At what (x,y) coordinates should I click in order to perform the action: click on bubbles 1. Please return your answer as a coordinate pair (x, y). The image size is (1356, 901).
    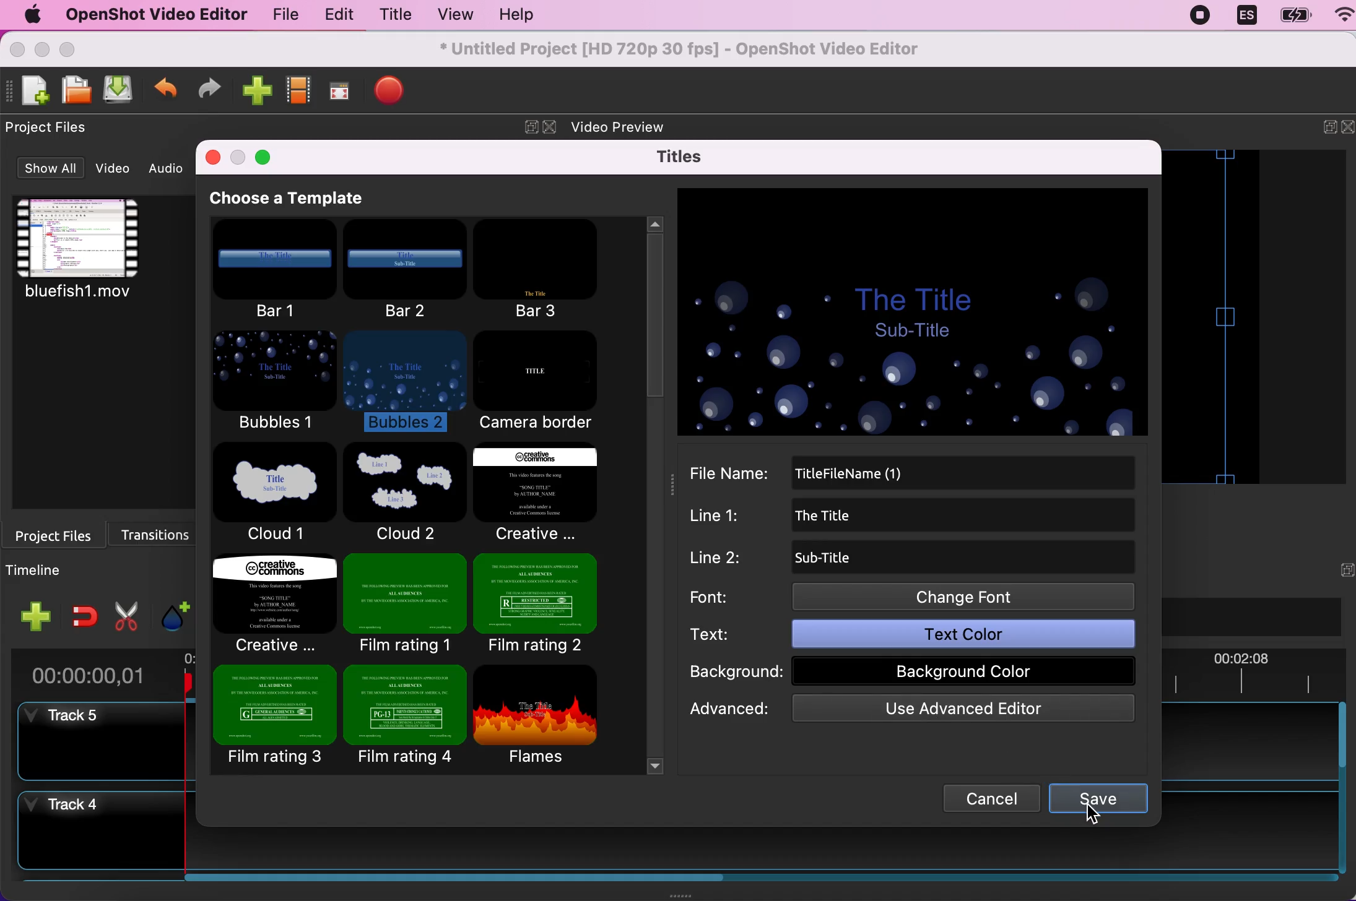
    Looking at the image, I should click on (276, 384).